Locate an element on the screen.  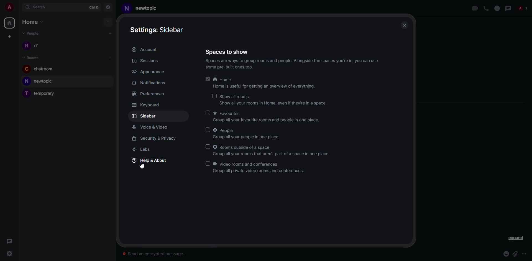
help is located at coordinates (150, 160).